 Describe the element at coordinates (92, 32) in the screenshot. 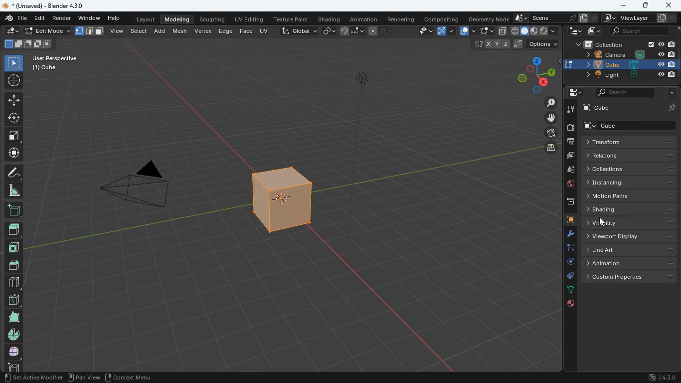

I see `format` at that location.